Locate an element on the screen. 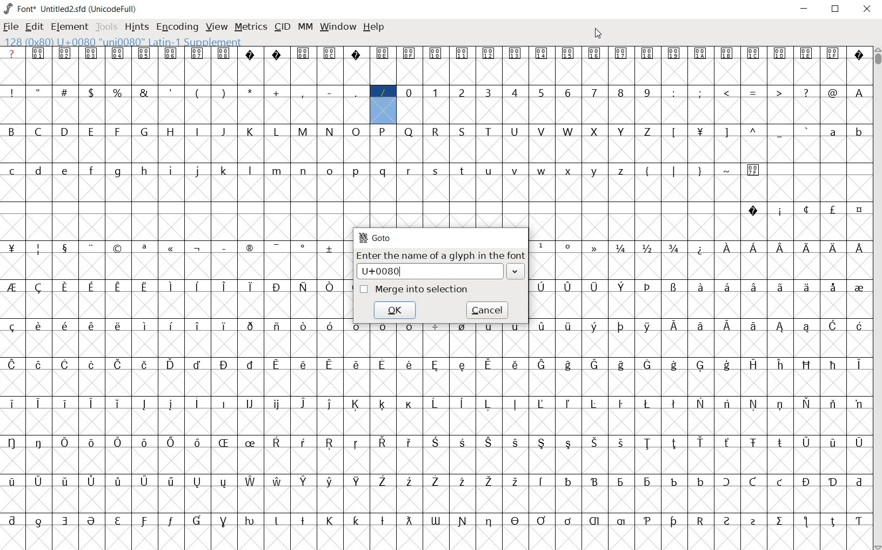 This screenshot has height=550, width=882. glyph is located at coordinates (542, 443).